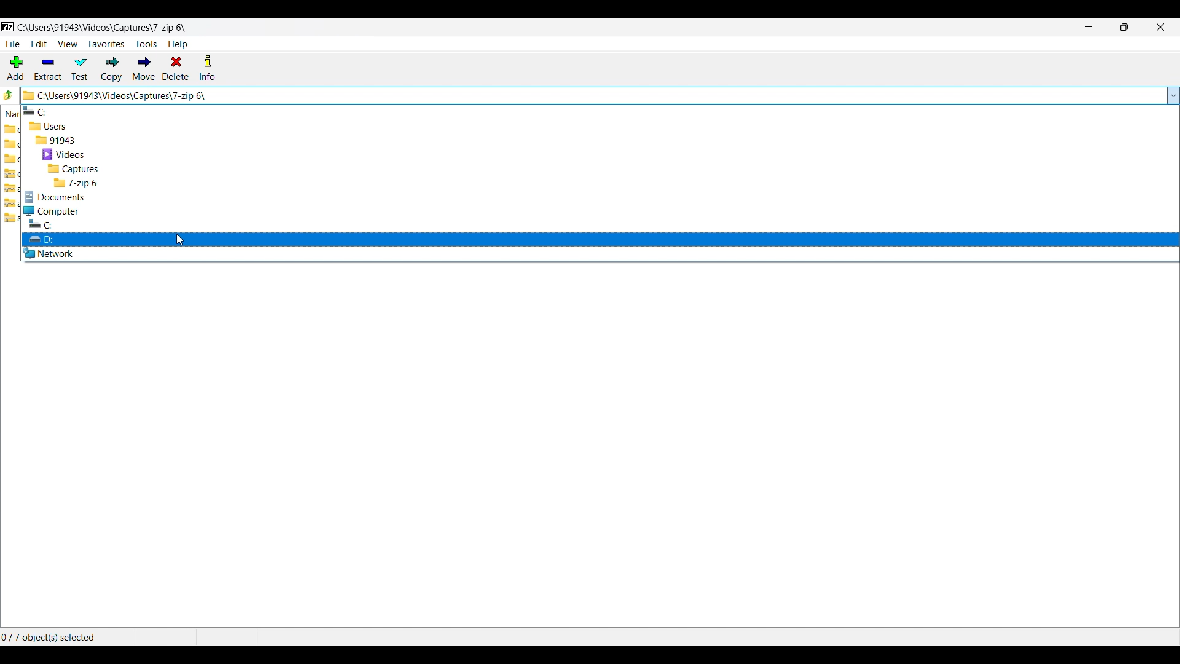  I want to click on Add, so click(15, 68).